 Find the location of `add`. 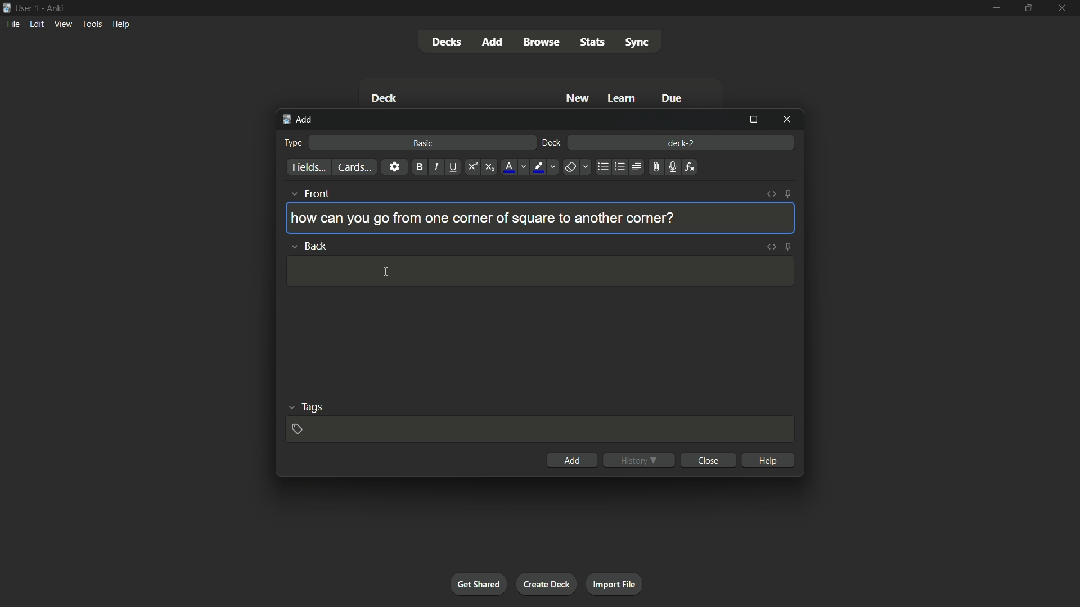

add is located at coordinates (491, 42).